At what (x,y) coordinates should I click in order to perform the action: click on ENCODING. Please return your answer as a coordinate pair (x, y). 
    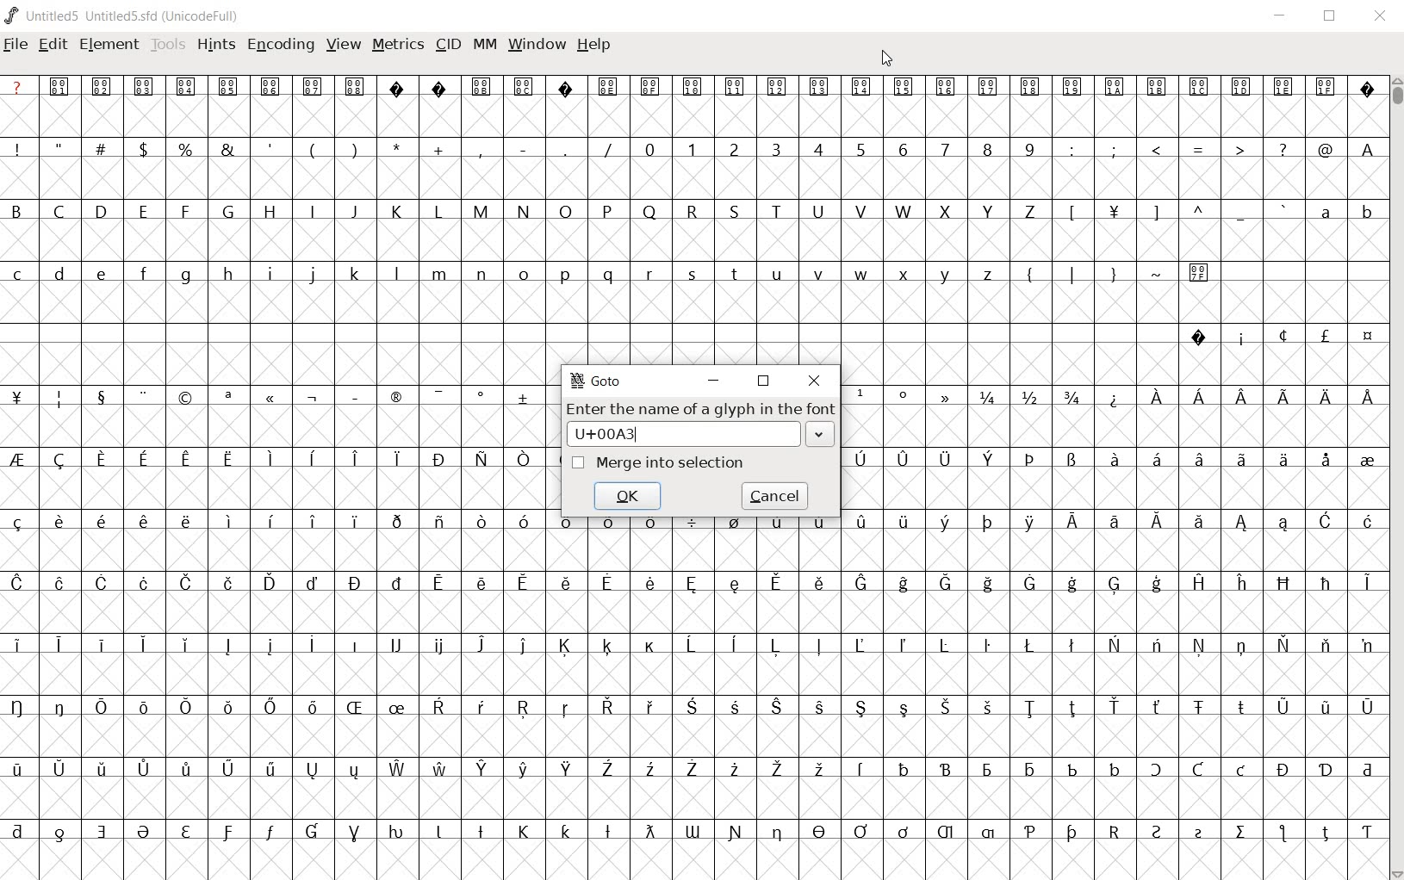
    Looking at the image, I should click on (279, 46).